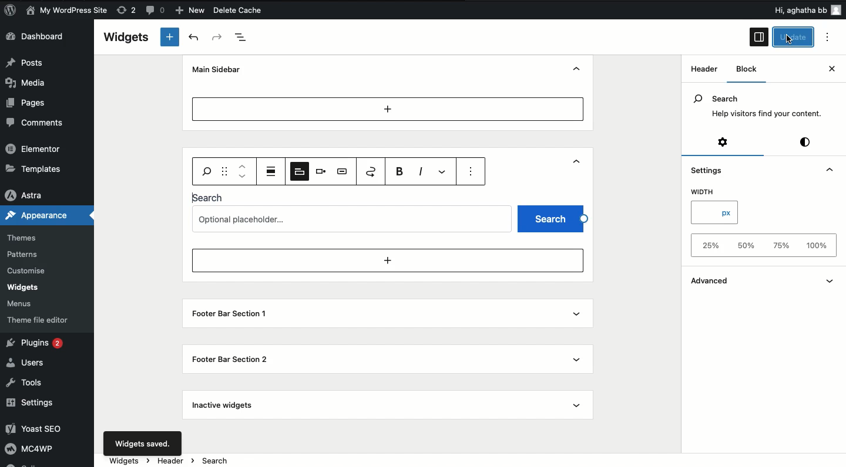 The image size is (846, 467). What do you see at coordinates (29, 192) in the screenshot?
I see `Astra` at bounding box center [29, 192].